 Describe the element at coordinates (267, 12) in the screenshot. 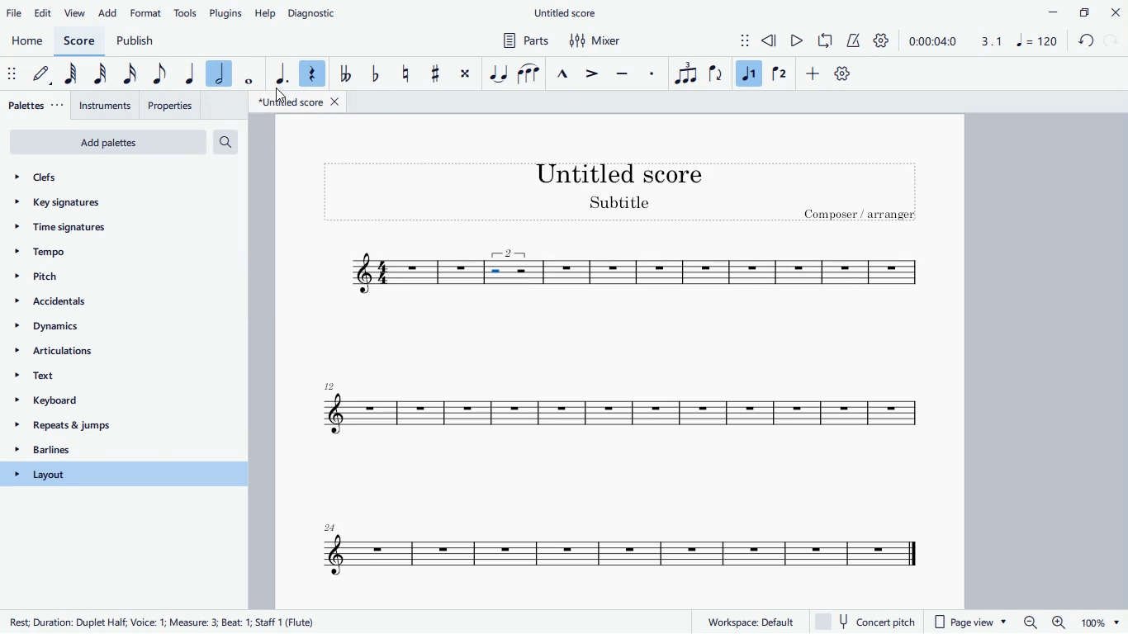

I see `help` at that location.